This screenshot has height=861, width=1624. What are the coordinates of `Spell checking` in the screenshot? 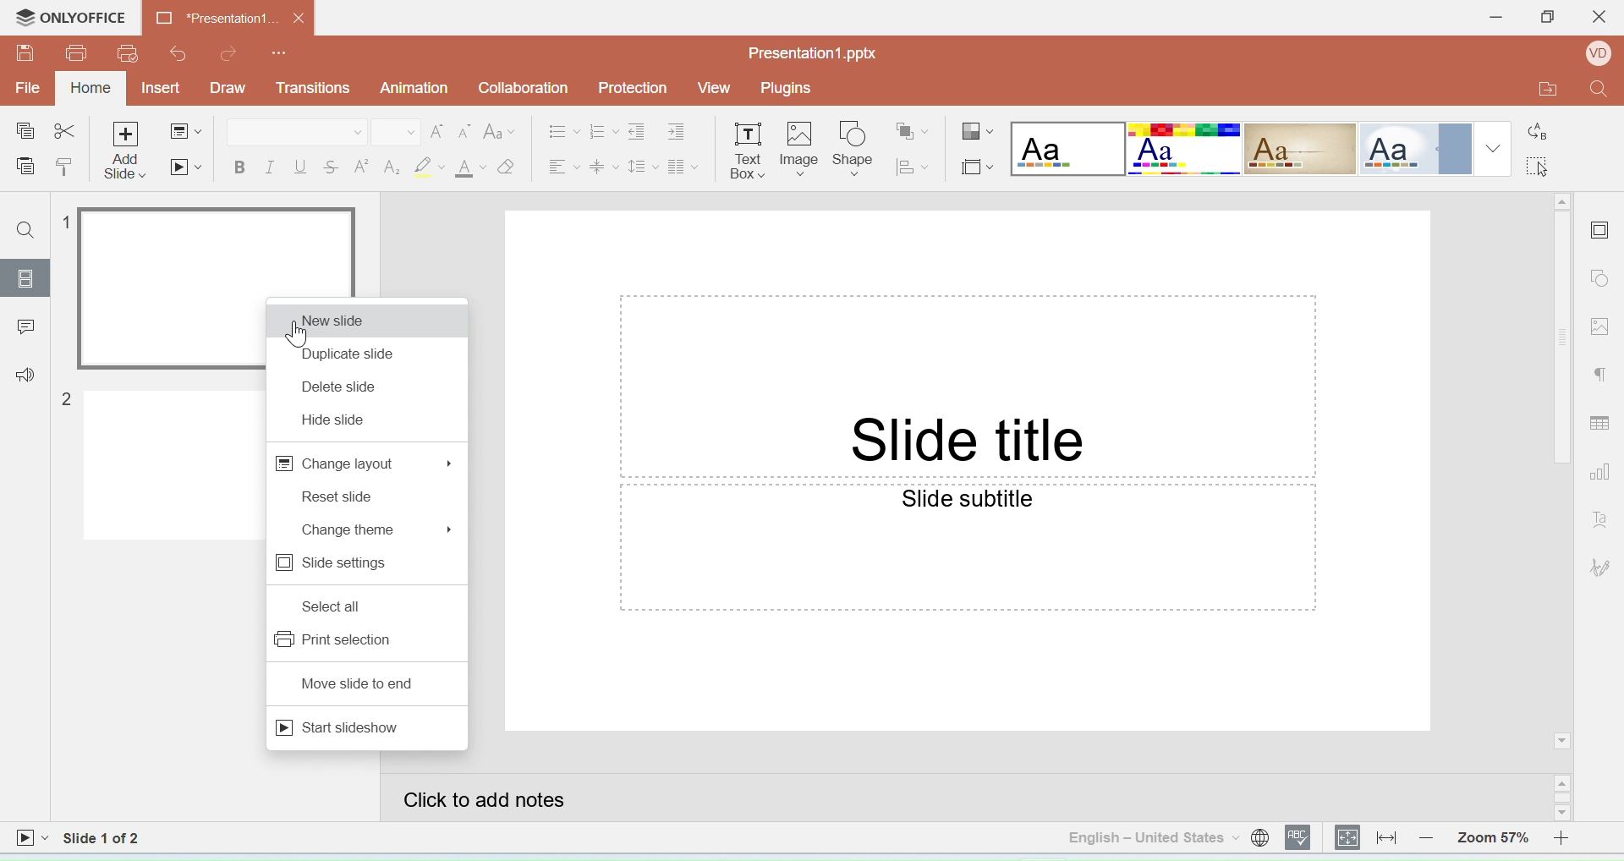 It's located at (1300, 837).